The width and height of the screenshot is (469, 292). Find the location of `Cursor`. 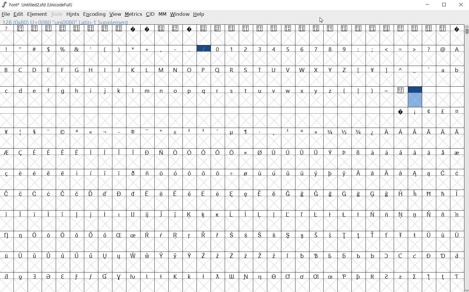

Cursor is located at coordinates (321, 20).